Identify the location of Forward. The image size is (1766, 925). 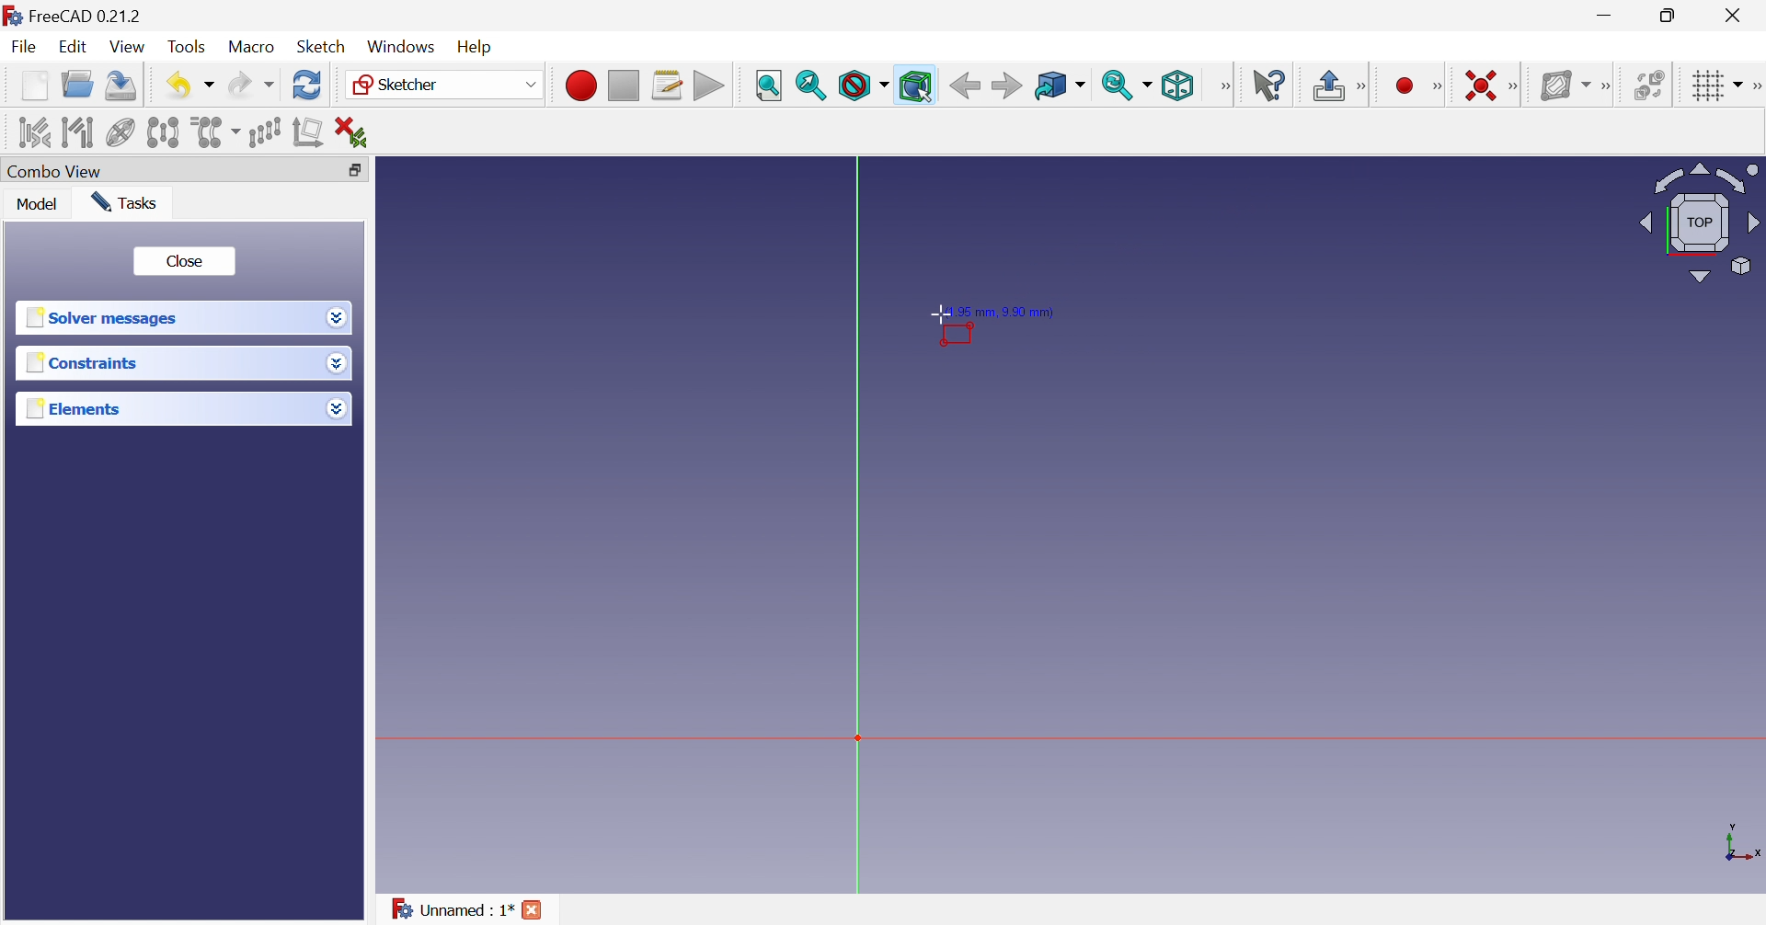
(1006, 86).